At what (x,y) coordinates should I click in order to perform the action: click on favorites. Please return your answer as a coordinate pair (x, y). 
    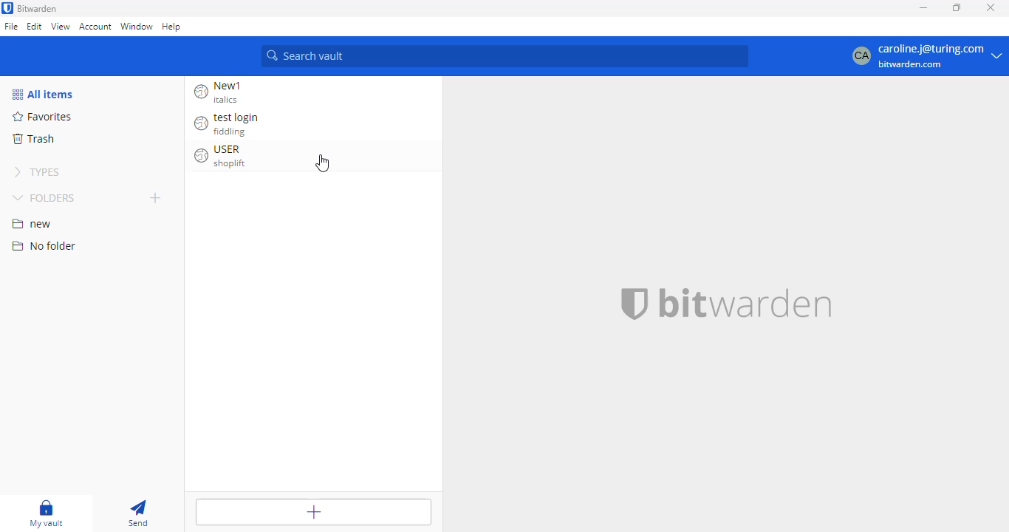
    Looking at the image, I should click on (43, 117).